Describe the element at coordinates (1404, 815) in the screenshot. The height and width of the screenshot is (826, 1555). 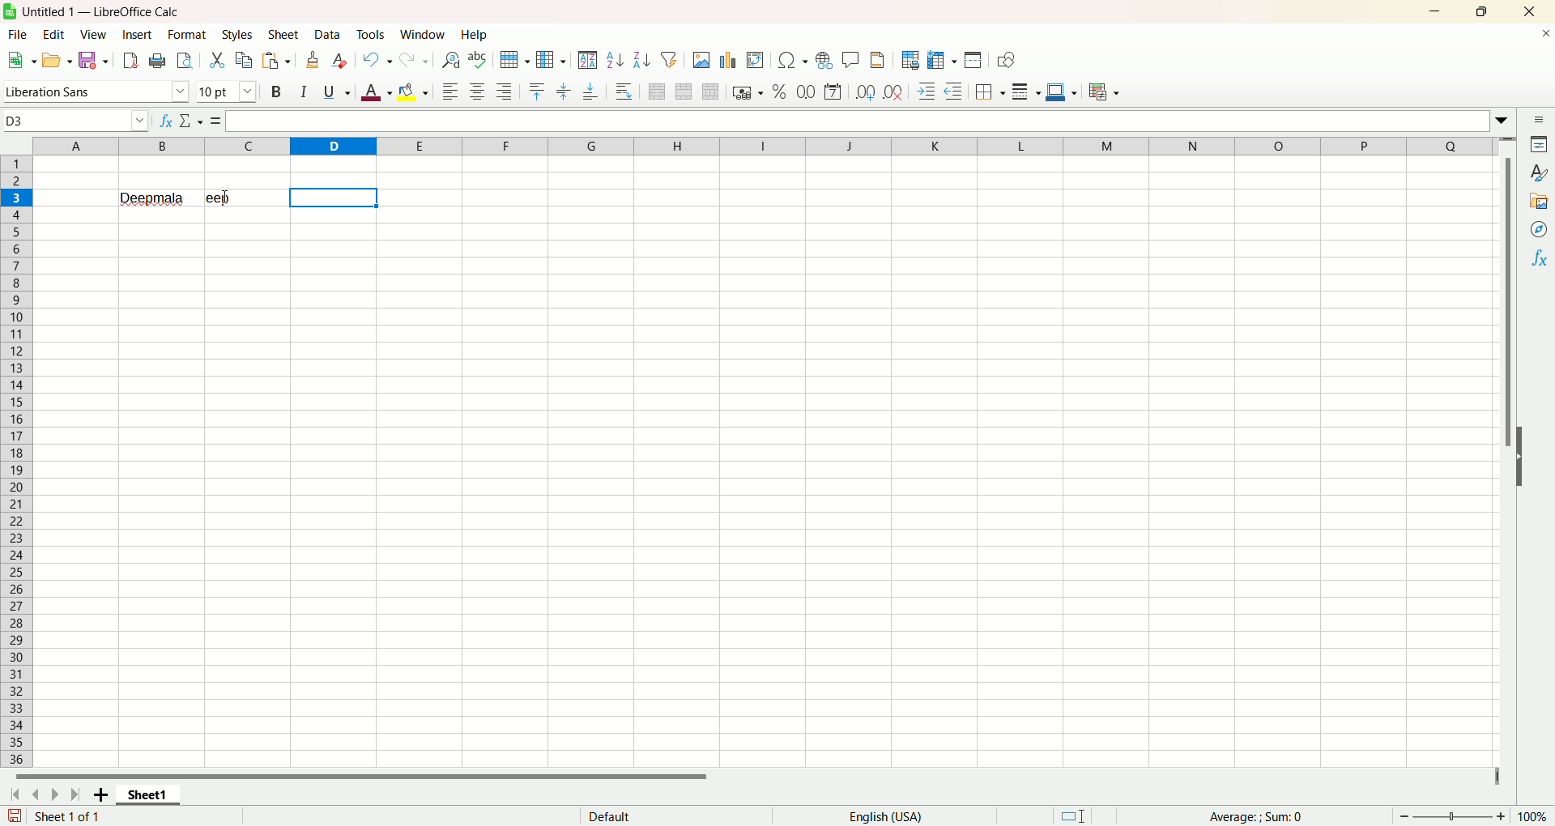
I see `zoom out` at that location.